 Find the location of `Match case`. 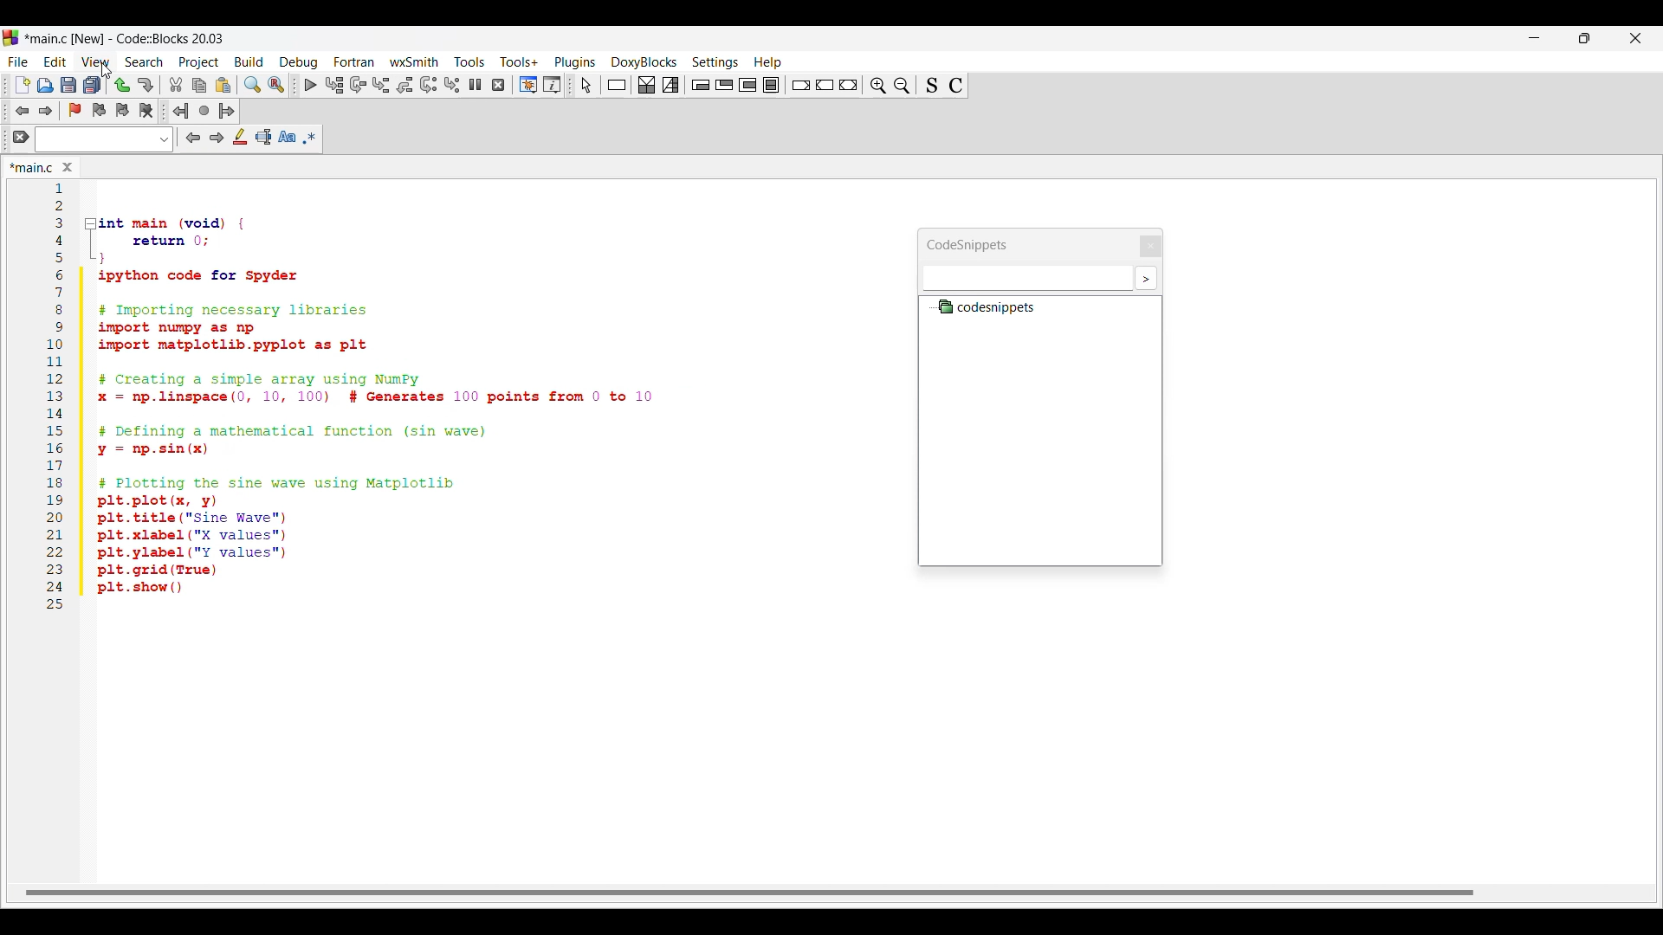

Match case is located at coordinates (288, 137).